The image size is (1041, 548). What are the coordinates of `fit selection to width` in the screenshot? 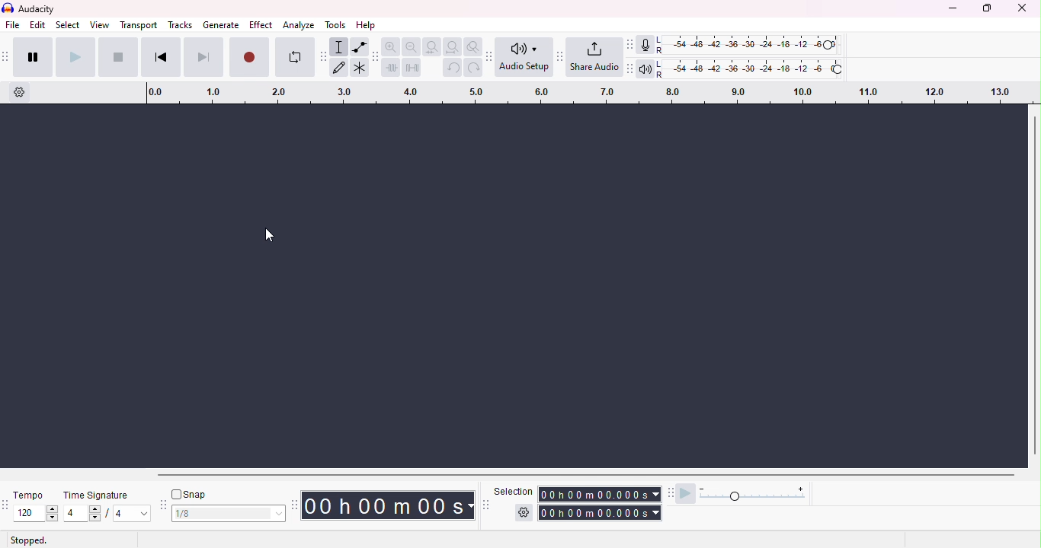 It's located at (433, 47).